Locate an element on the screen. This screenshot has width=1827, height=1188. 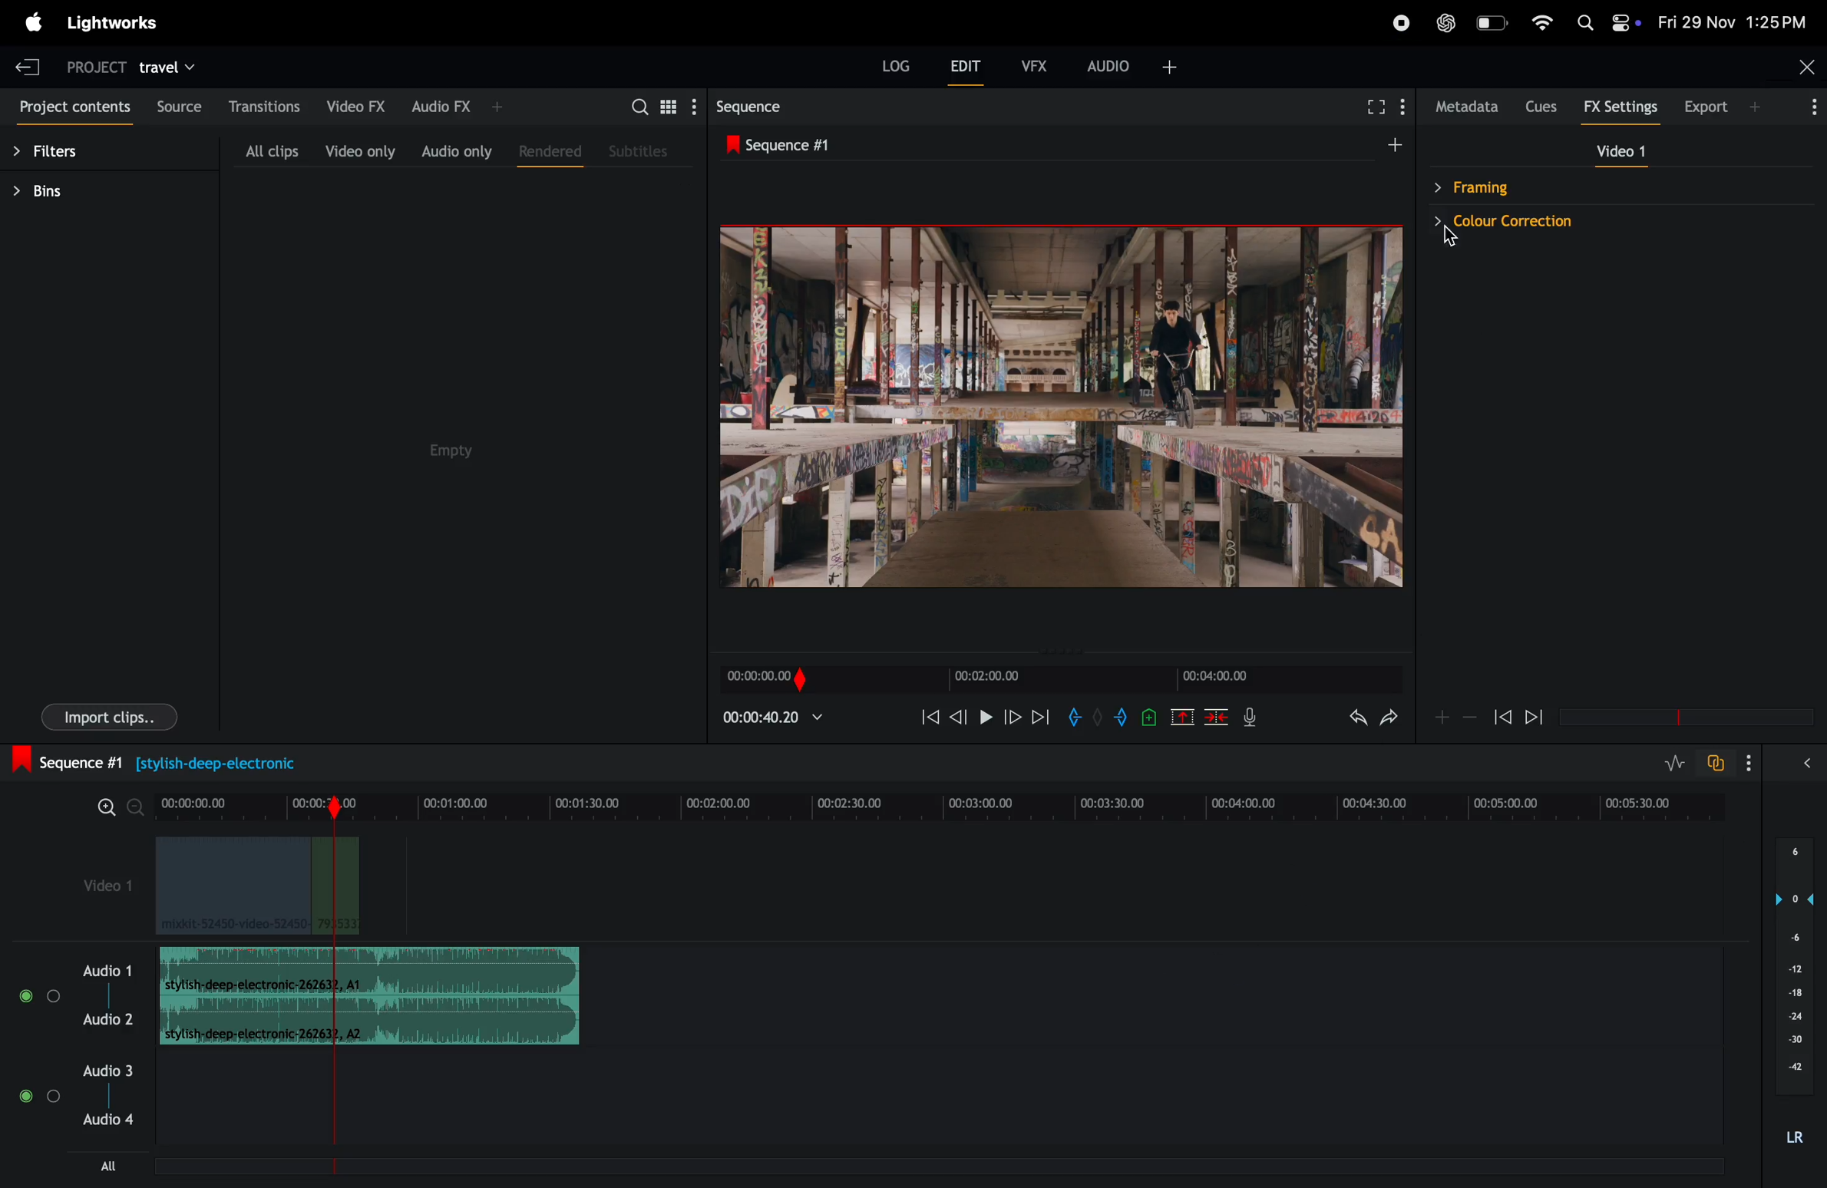
bins is located at coordinates (56, 192).